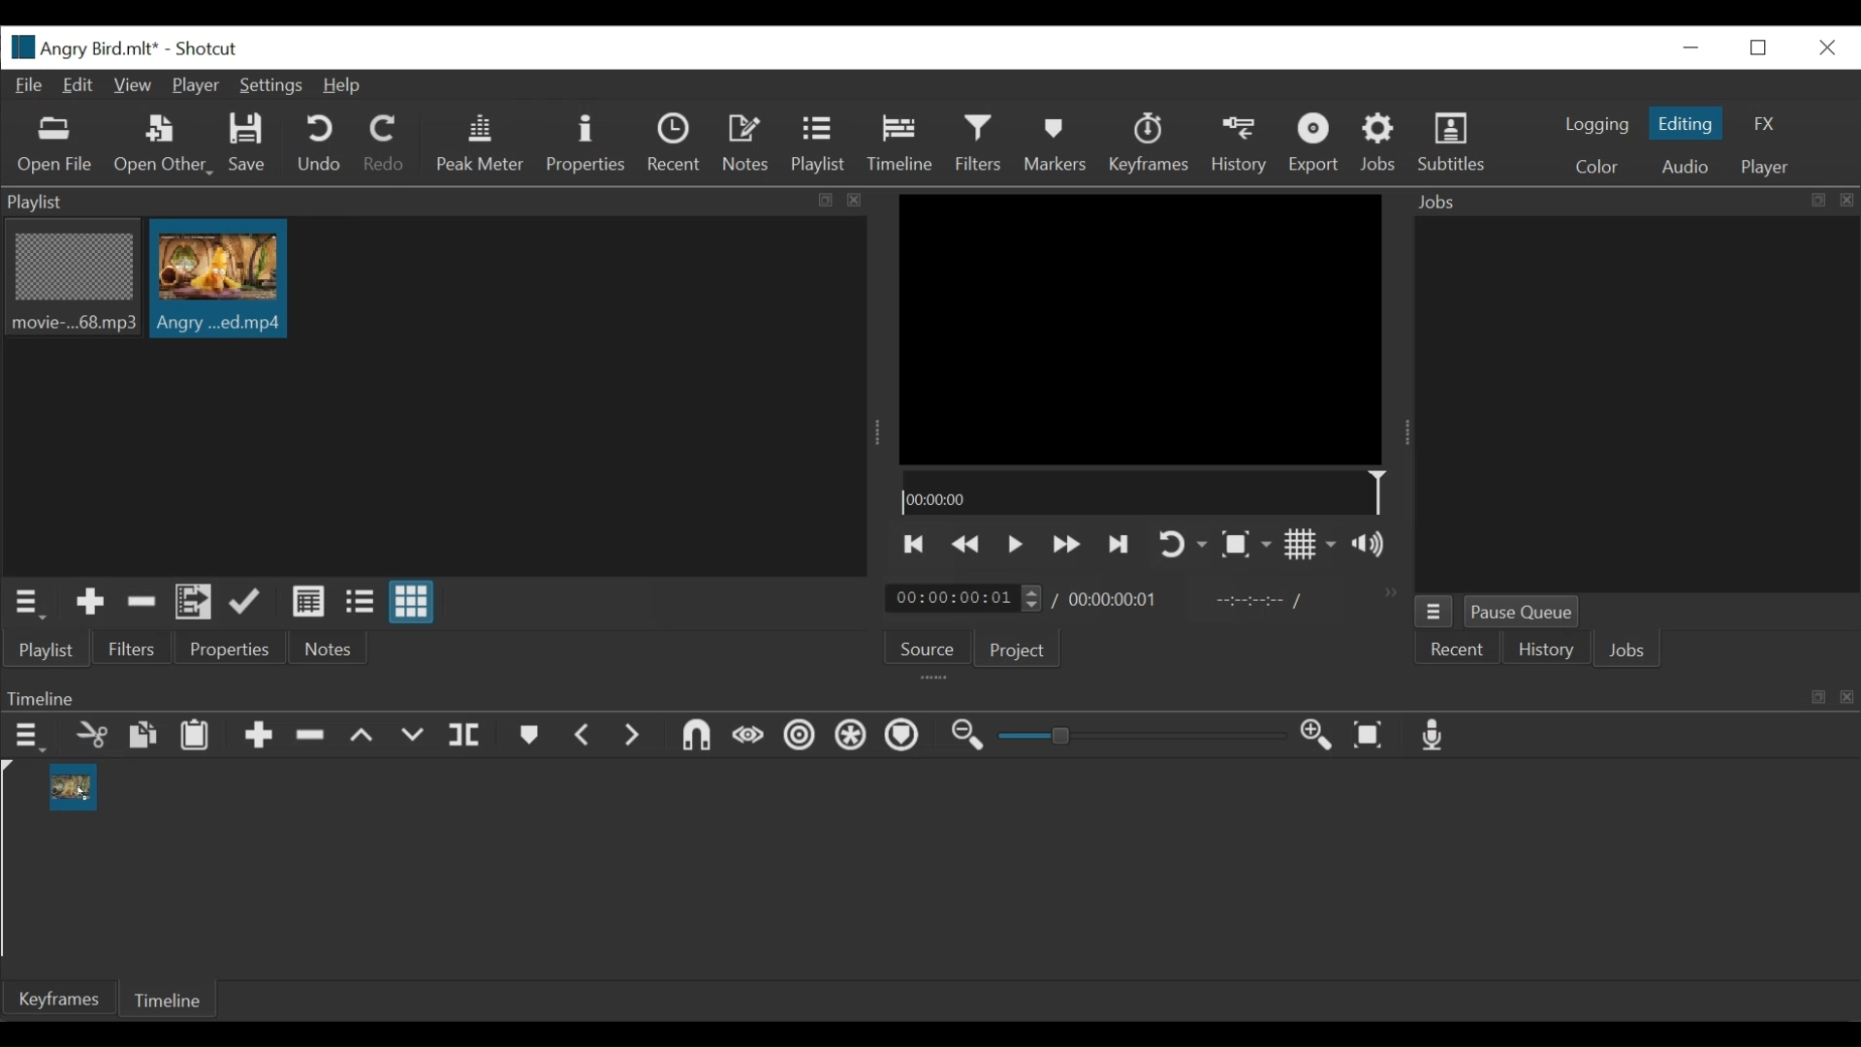 The height and width of the screenshot is (1047, 1861). I want to click on Record audio, so click(1435, 736).